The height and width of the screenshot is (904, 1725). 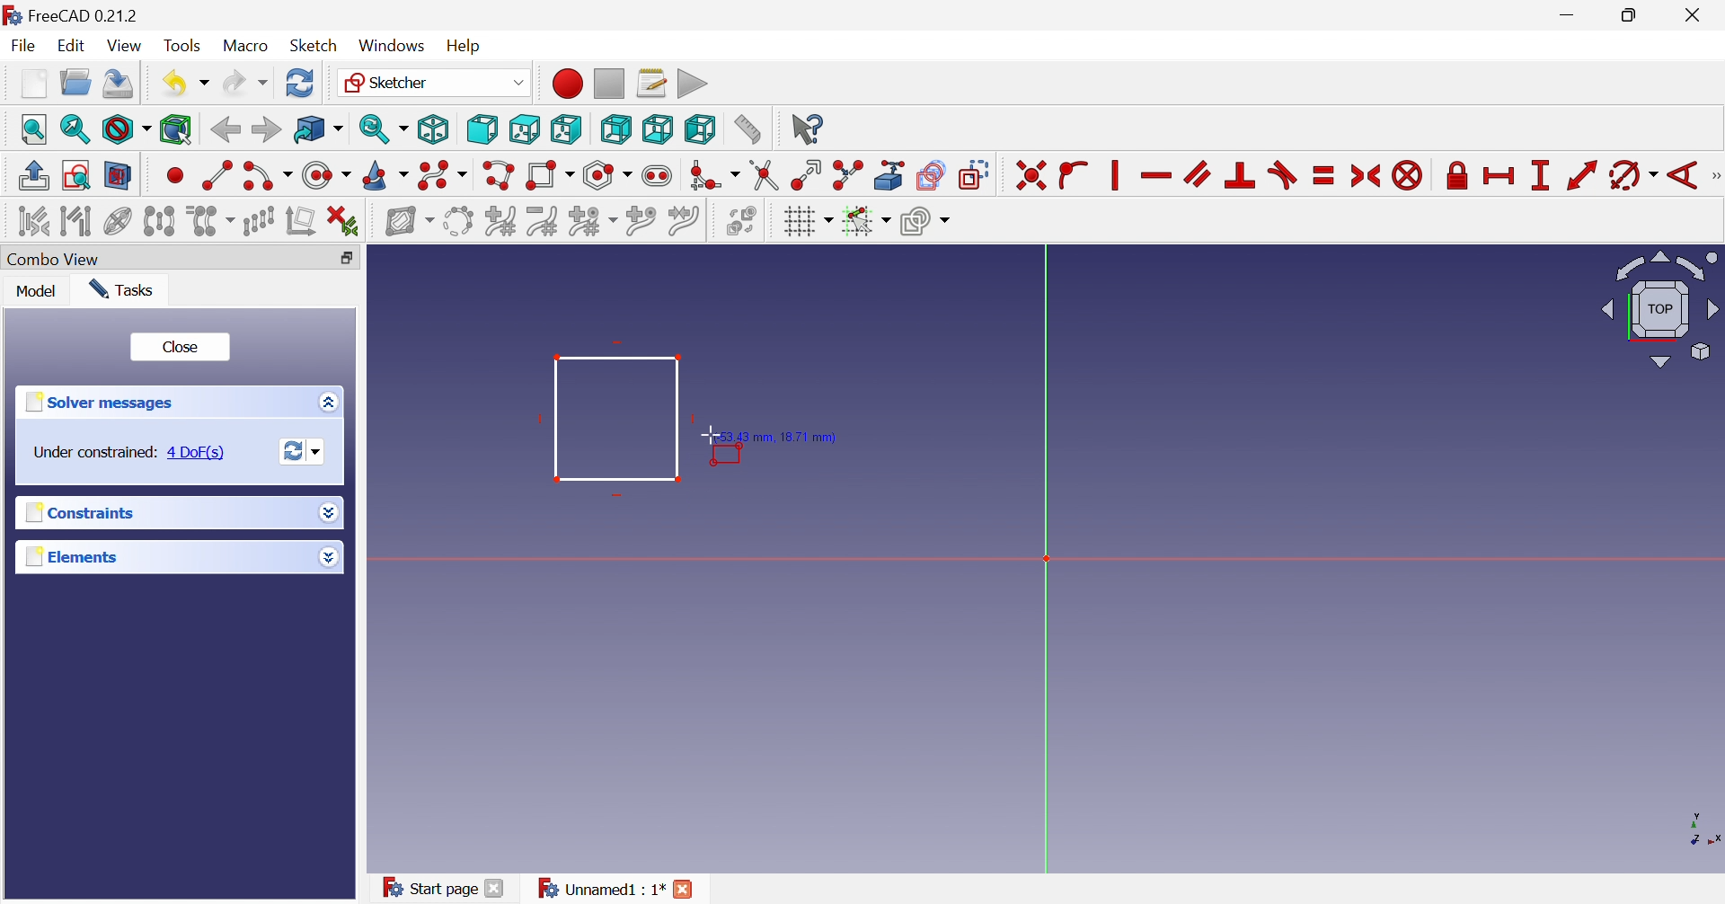 What do you see at coordinates (384, 129) in the screenshot?
I see `Sync view` at bounding box center [384, 129].